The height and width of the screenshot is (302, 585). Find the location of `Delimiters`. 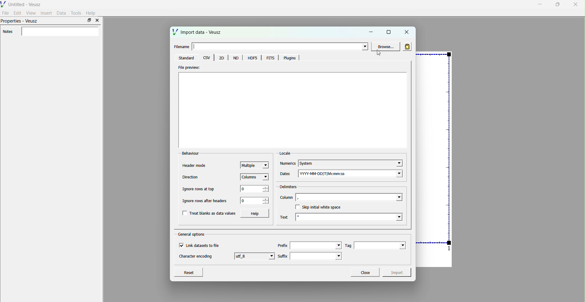

Delimiters is located at coordinates (288, 187).